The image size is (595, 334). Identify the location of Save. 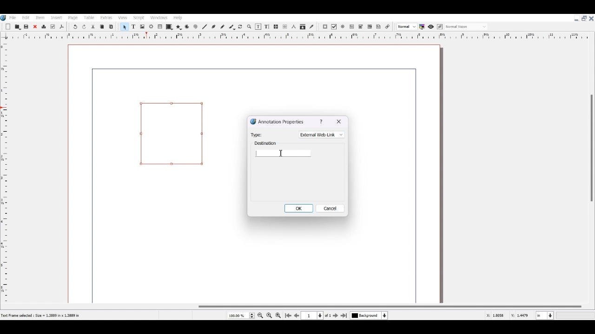
(27, 26).